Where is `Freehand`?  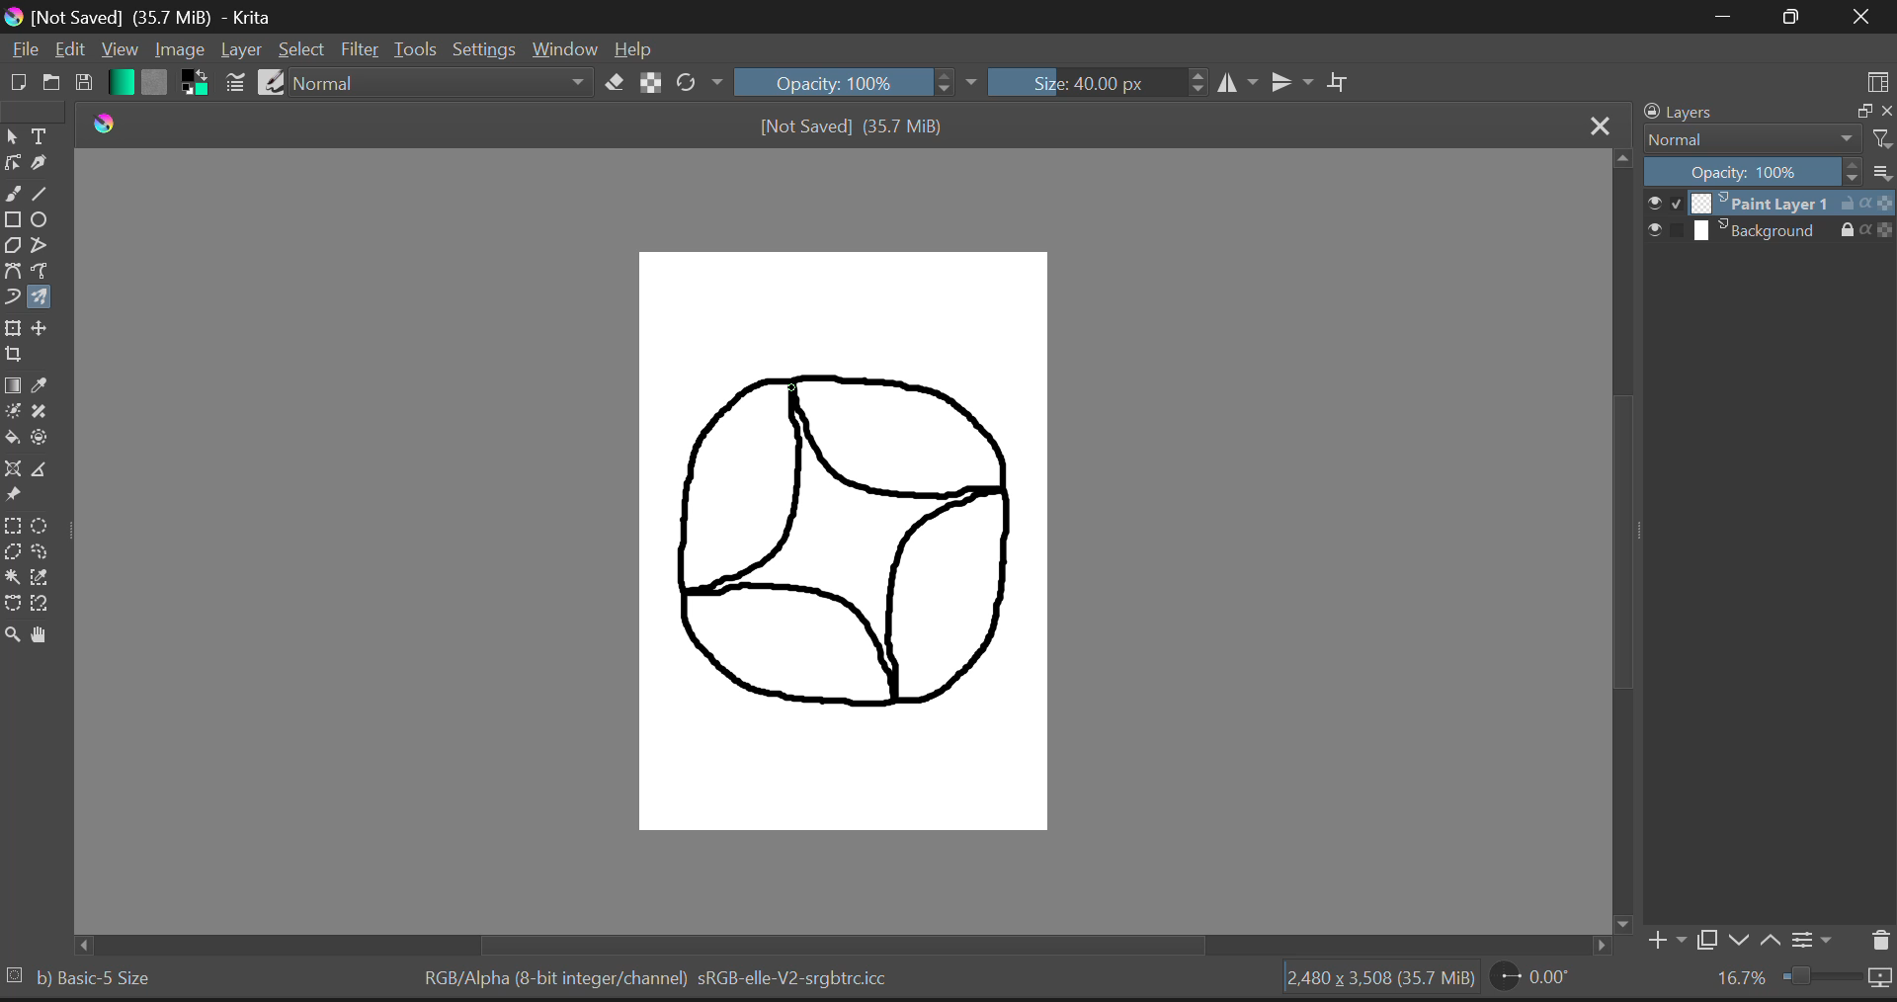 Freehand is located at coordinates (12, 192).